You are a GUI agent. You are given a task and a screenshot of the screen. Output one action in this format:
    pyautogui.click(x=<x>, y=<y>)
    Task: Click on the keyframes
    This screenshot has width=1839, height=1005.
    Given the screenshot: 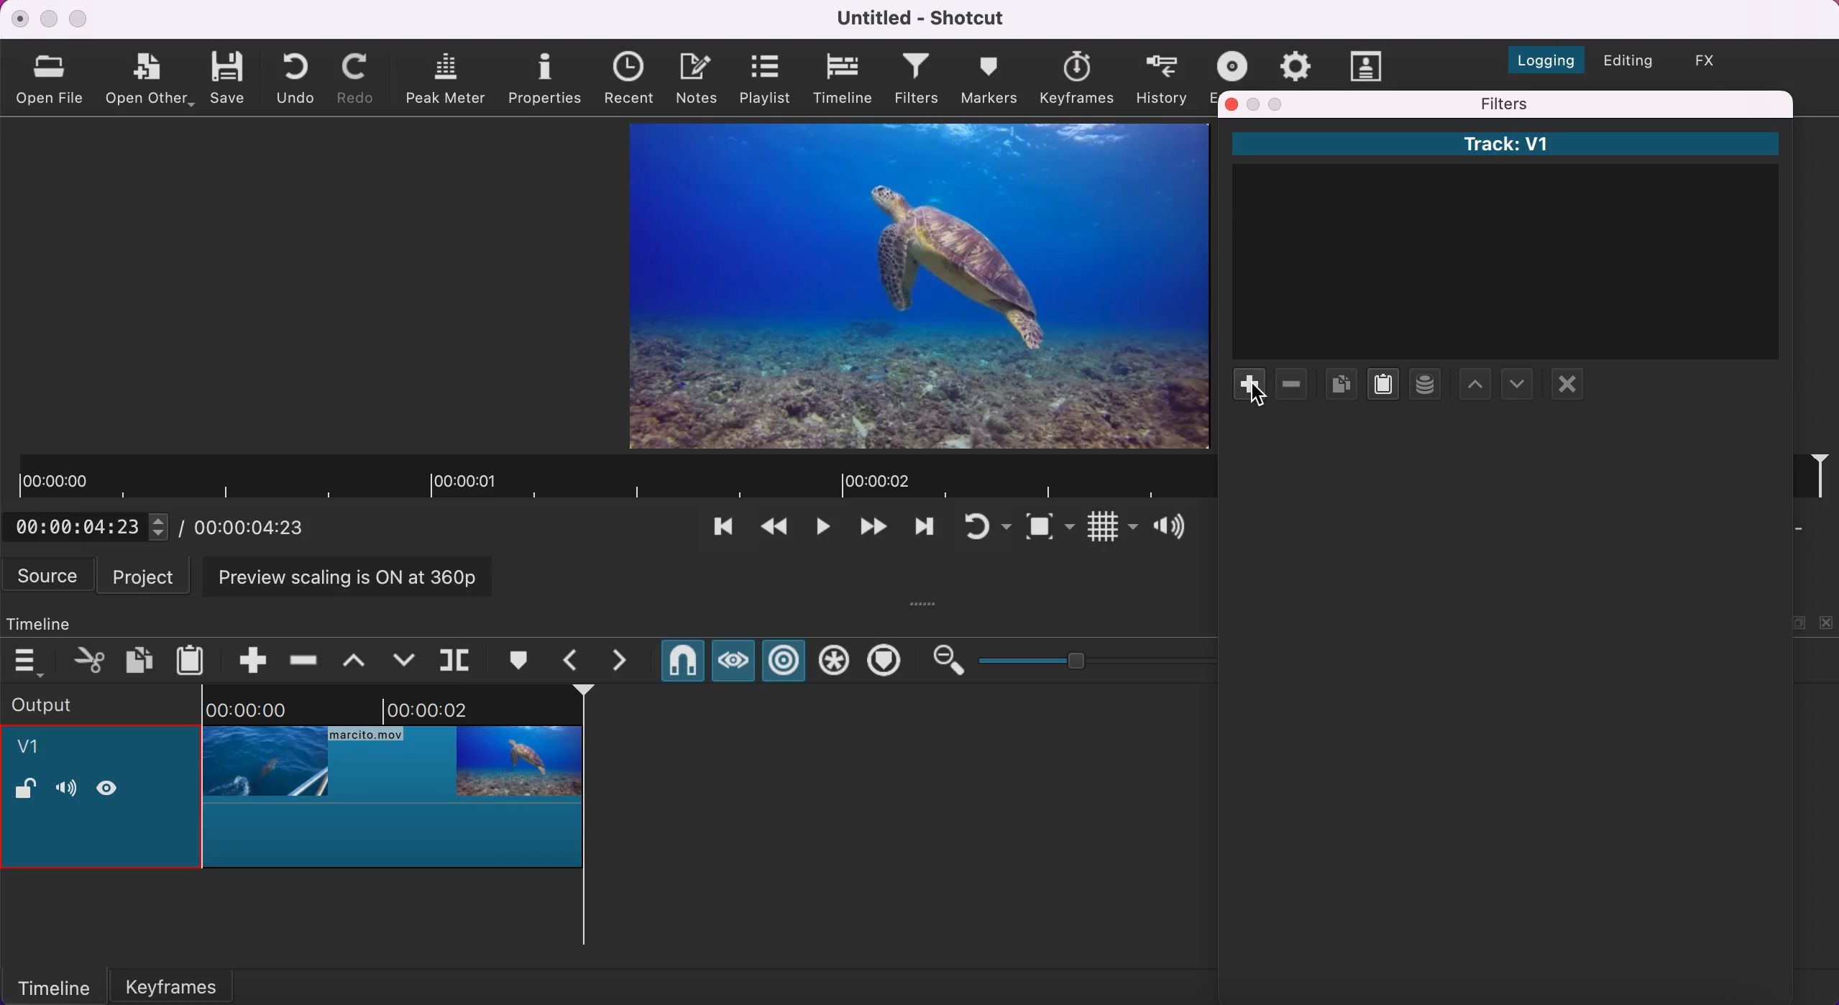 What is the action you would take?
    pyautogui.click(x=1076, y=78)
    